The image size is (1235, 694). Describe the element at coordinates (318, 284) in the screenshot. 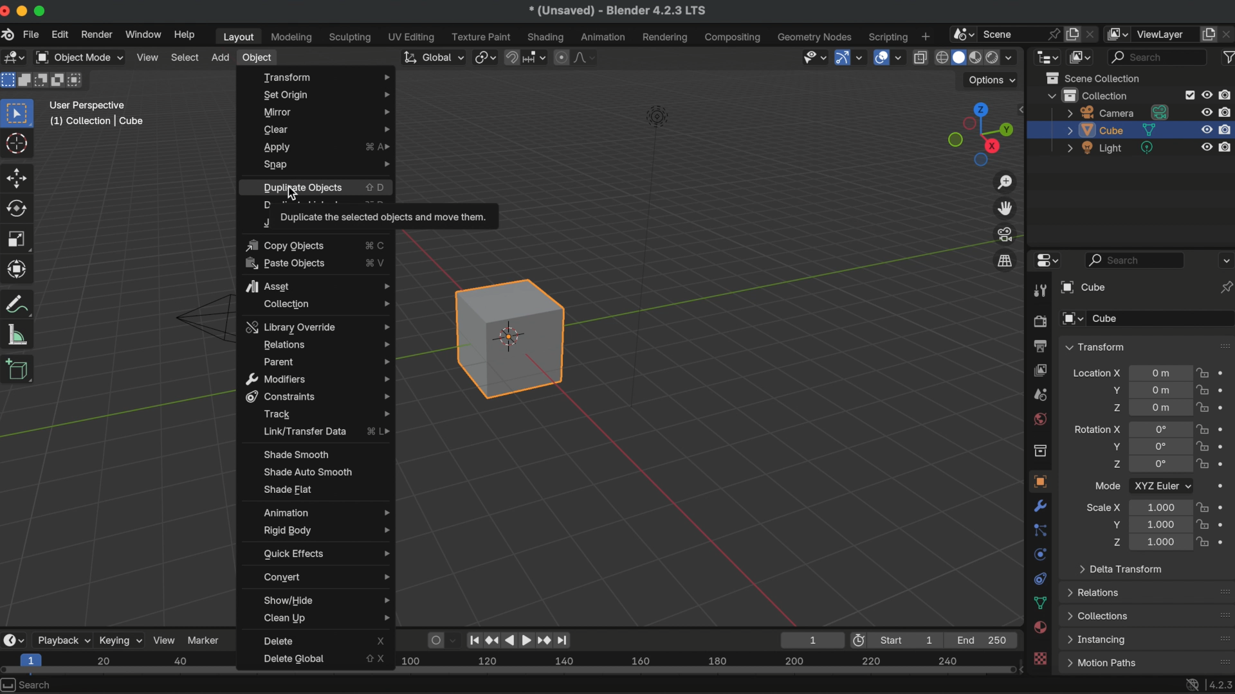

I see `assist` at that location.